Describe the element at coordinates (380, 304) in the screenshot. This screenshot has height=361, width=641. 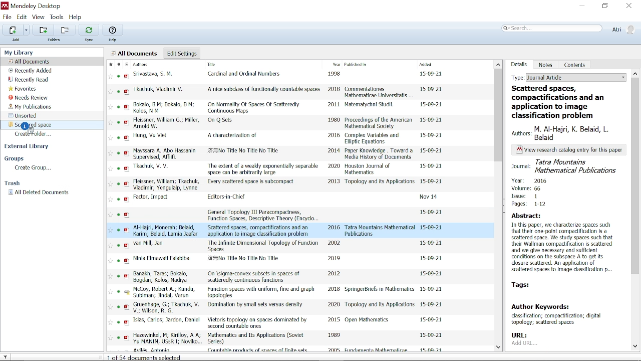
I see `Topology and its Applications` at that location.